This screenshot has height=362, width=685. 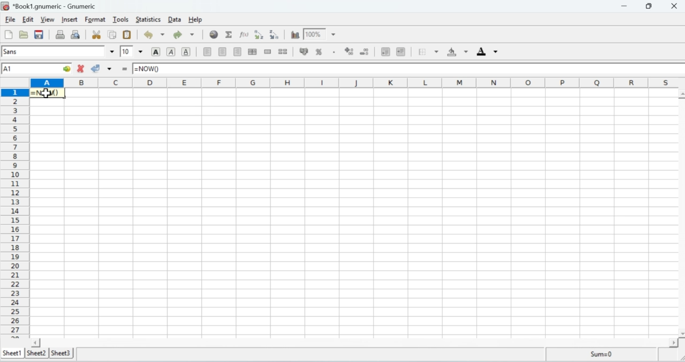 What do you see at coordinates (259, 35) in the screenshot?
I see `Sort by ascending` at bounding box center [259, 35].